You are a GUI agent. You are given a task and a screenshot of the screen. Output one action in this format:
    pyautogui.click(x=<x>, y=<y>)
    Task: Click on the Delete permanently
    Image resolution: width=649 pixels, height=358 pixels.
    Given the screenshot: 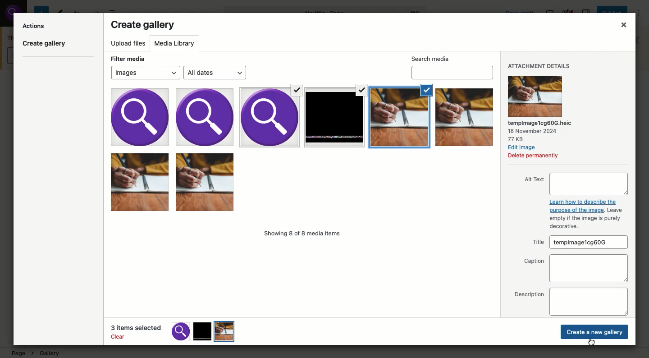 What is the action you would take?
    pyautogui.click(x=536, y=156)
    